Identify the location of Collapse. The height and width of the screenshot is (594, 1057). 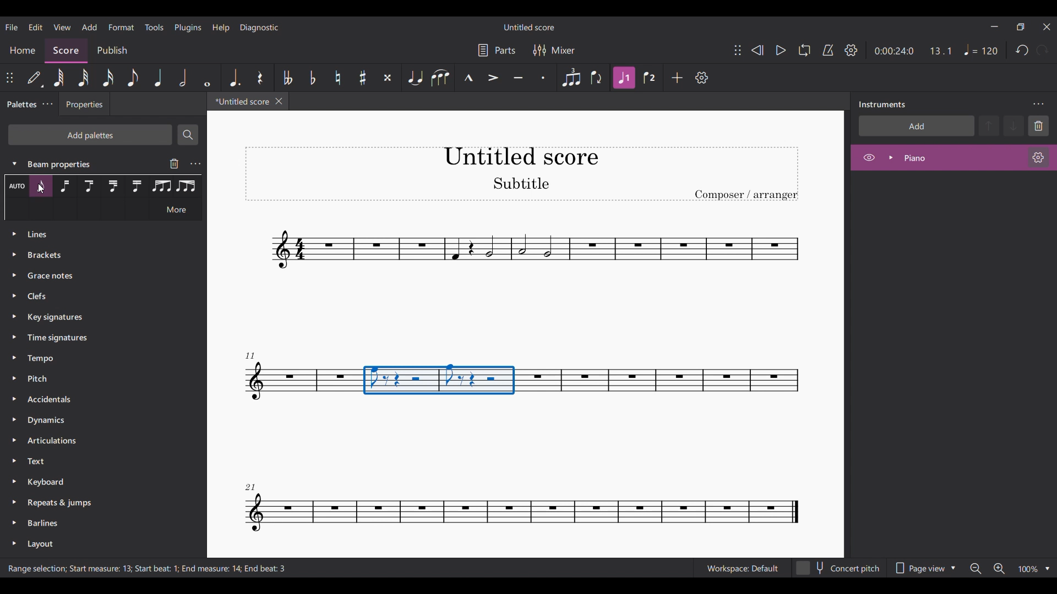
(15, 163).